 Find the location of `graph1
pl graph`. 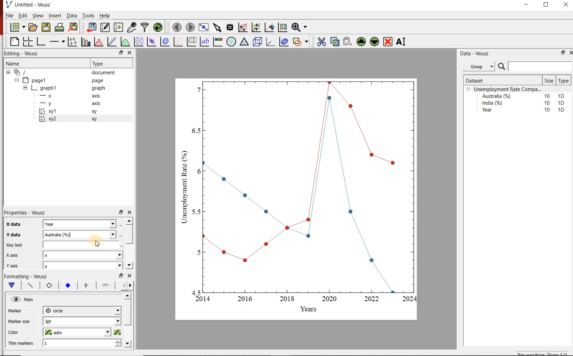

graph1
pl graph is located at coordinates (71, 88).